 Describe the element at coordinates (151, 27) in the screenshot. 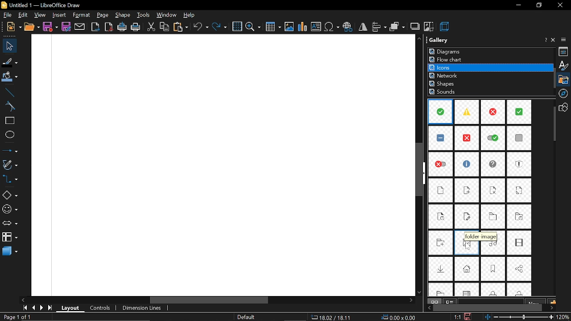

I see `cut` at that location.